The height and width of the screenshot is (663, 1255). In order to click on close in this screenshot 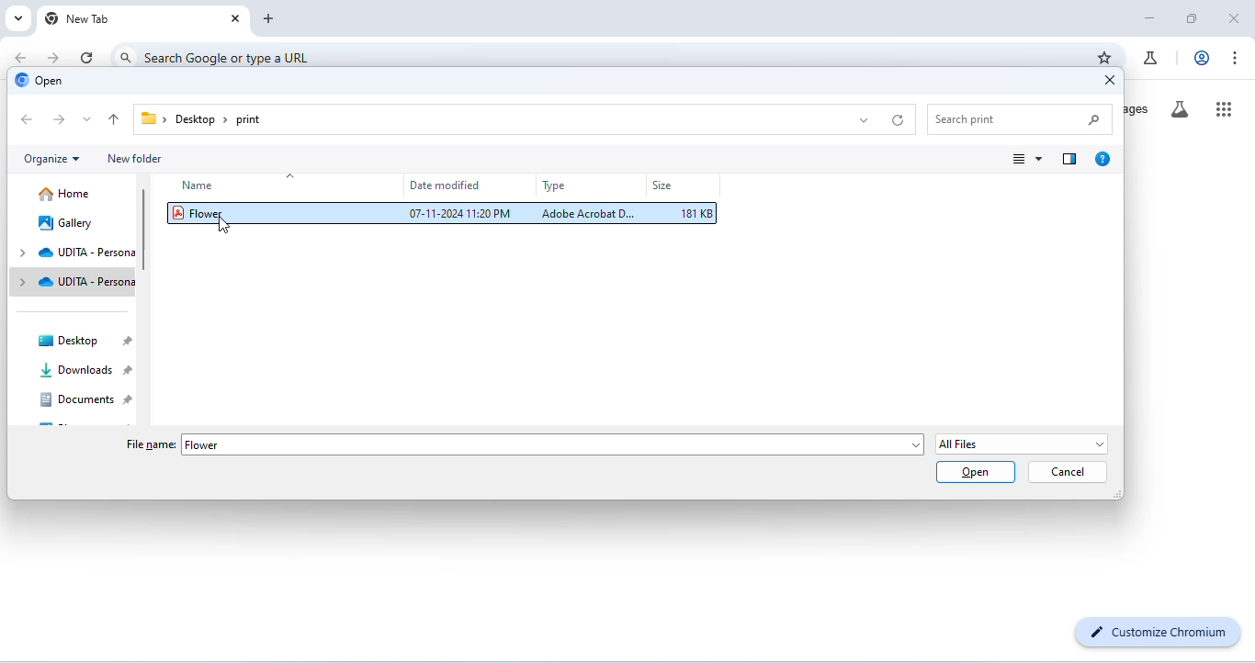, I will do `click(1110, 81)`.